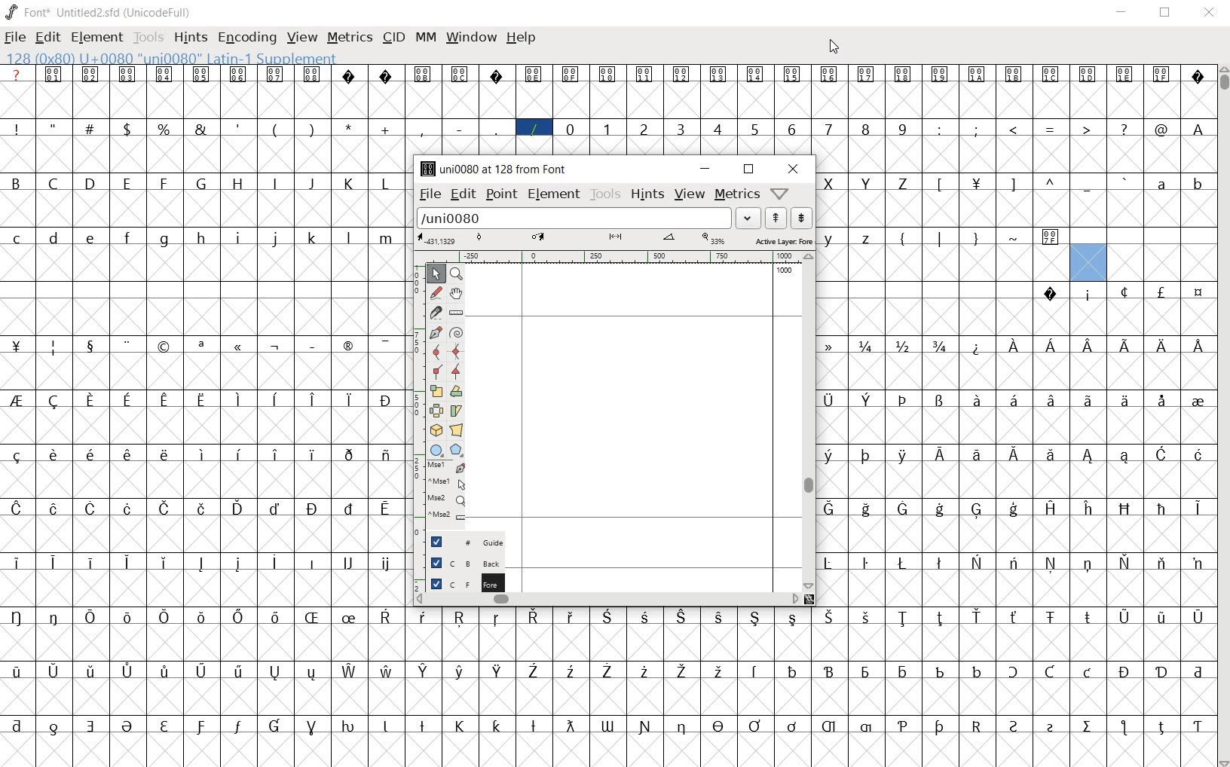 Image resolution: width=1230 pixels, height=767 pixels. What do you see at coordinates (93, 239) in the screenshot?
I see `glyph` at bounding box center [93, 239].